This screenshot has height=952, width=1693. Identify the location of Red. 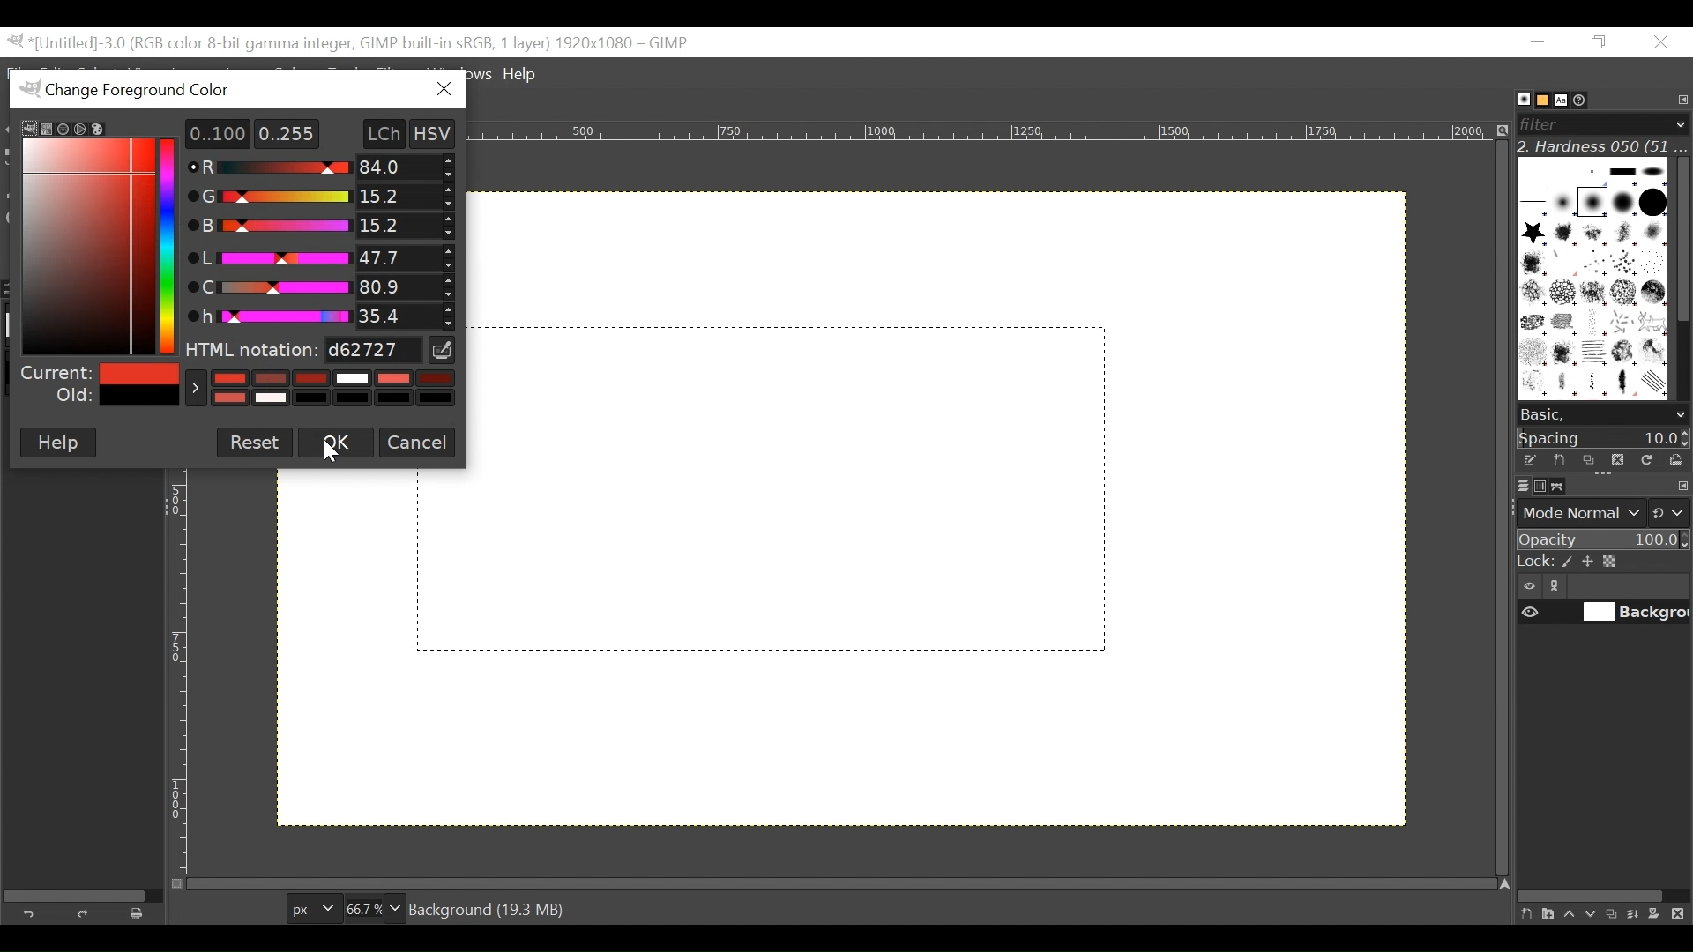
(324, 168).